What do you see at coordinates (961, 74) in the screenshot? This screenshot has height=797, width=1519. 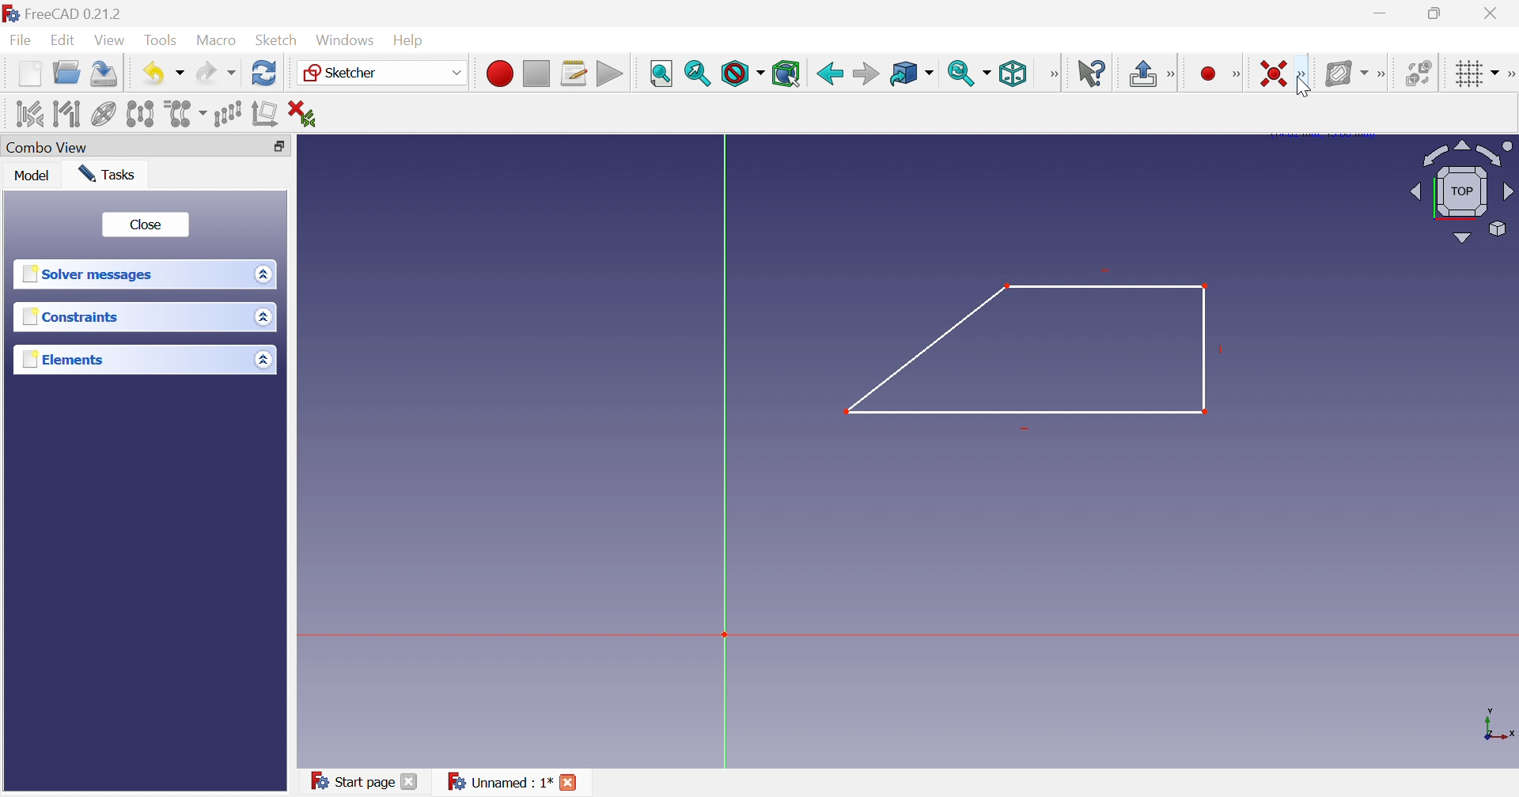 I see `Sync view` at bounding box center [961, 74].